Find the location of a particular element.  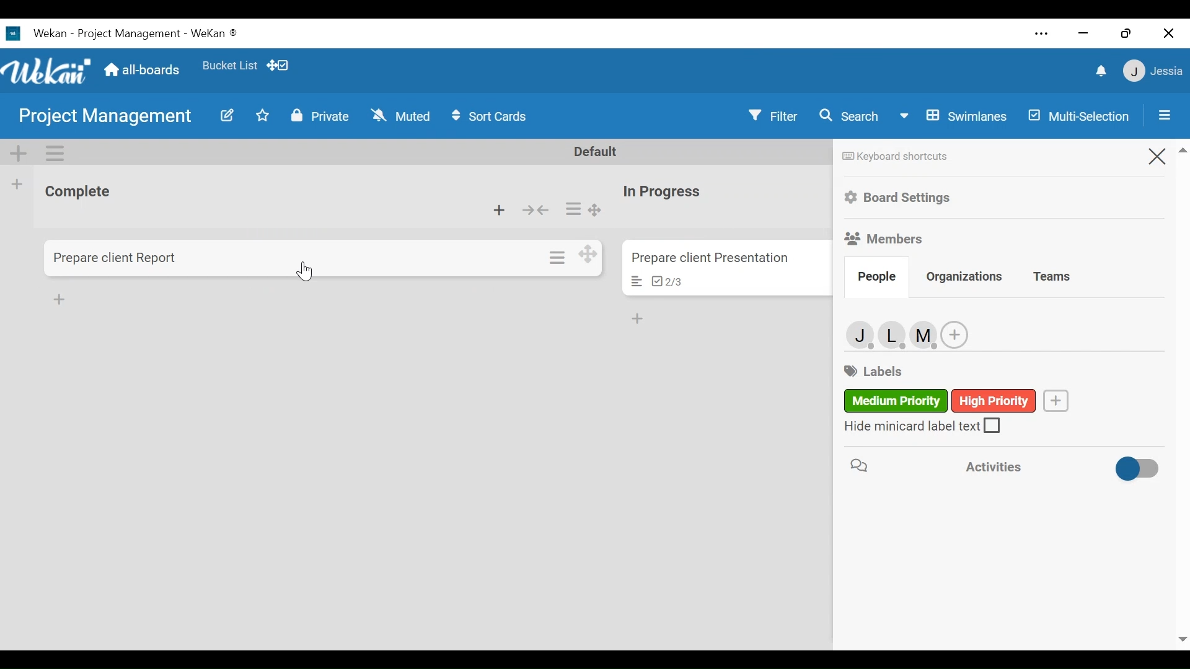

Board Settings is located at coordinates (898, 198).